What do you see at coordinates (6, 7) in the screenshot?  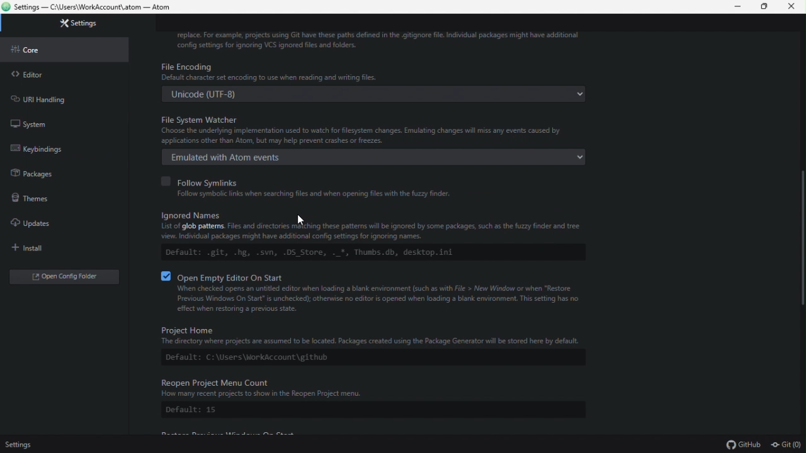 I see `atom logo` at bounding box center [6, 7].